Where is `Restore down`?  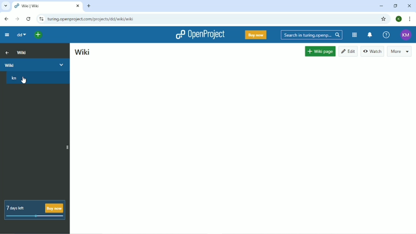 Restore down is located at coordinates (395, 5).